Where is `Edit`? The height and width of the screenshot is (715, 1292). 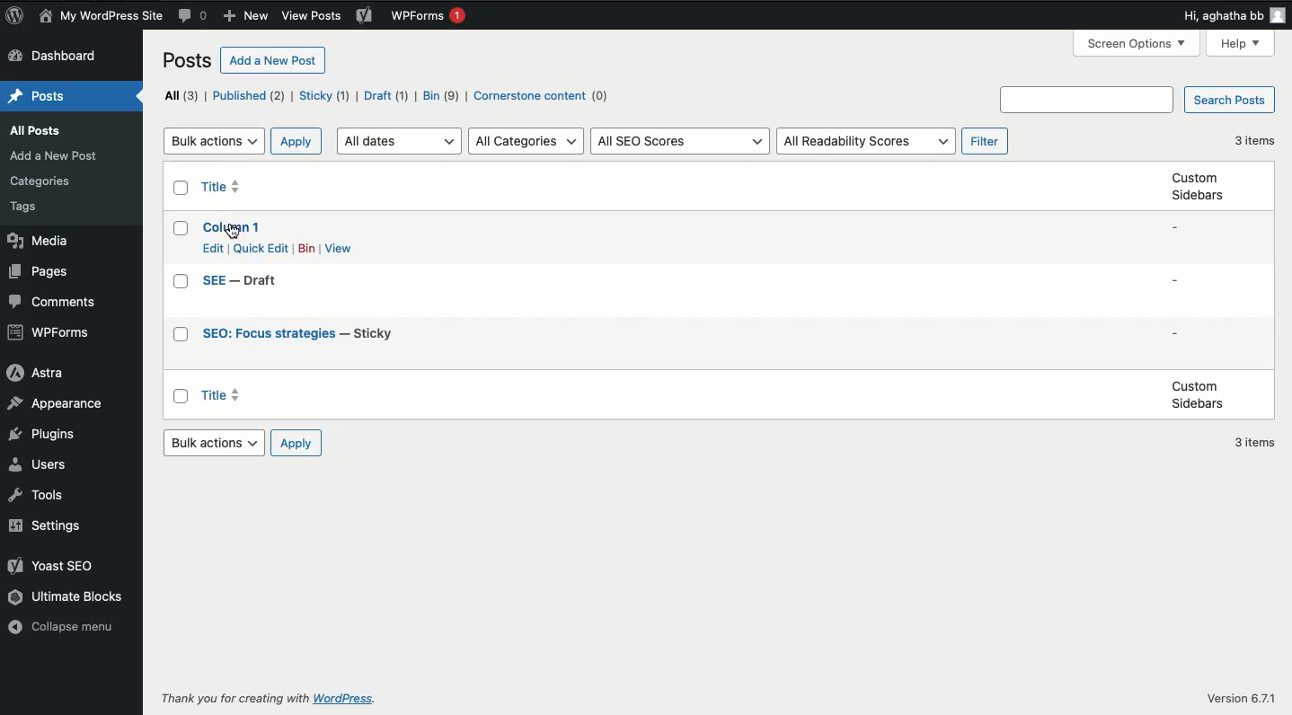
Edit is located at coordinates (212, 247).